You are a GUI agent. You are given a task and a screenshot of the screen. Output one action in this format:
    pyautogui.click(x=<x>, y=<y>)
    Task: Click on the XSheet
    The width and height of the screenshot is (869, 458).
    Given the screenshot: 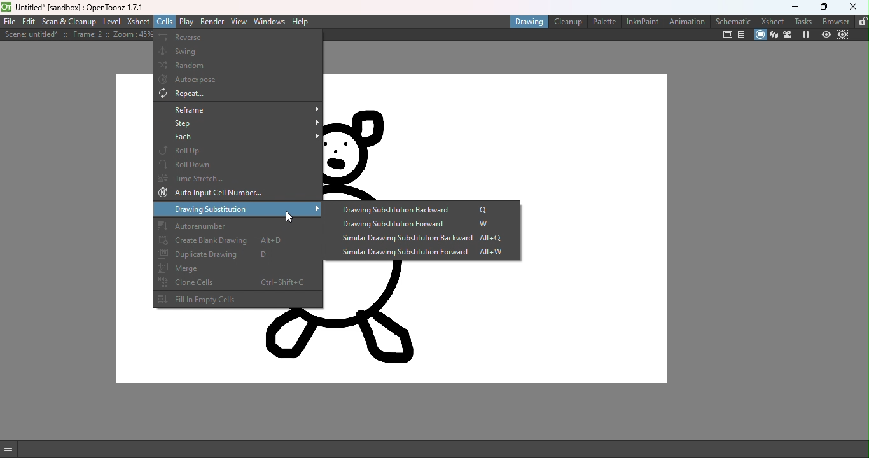 What is the action you would take?
    pyautogui.click(x=137, y=21)
    